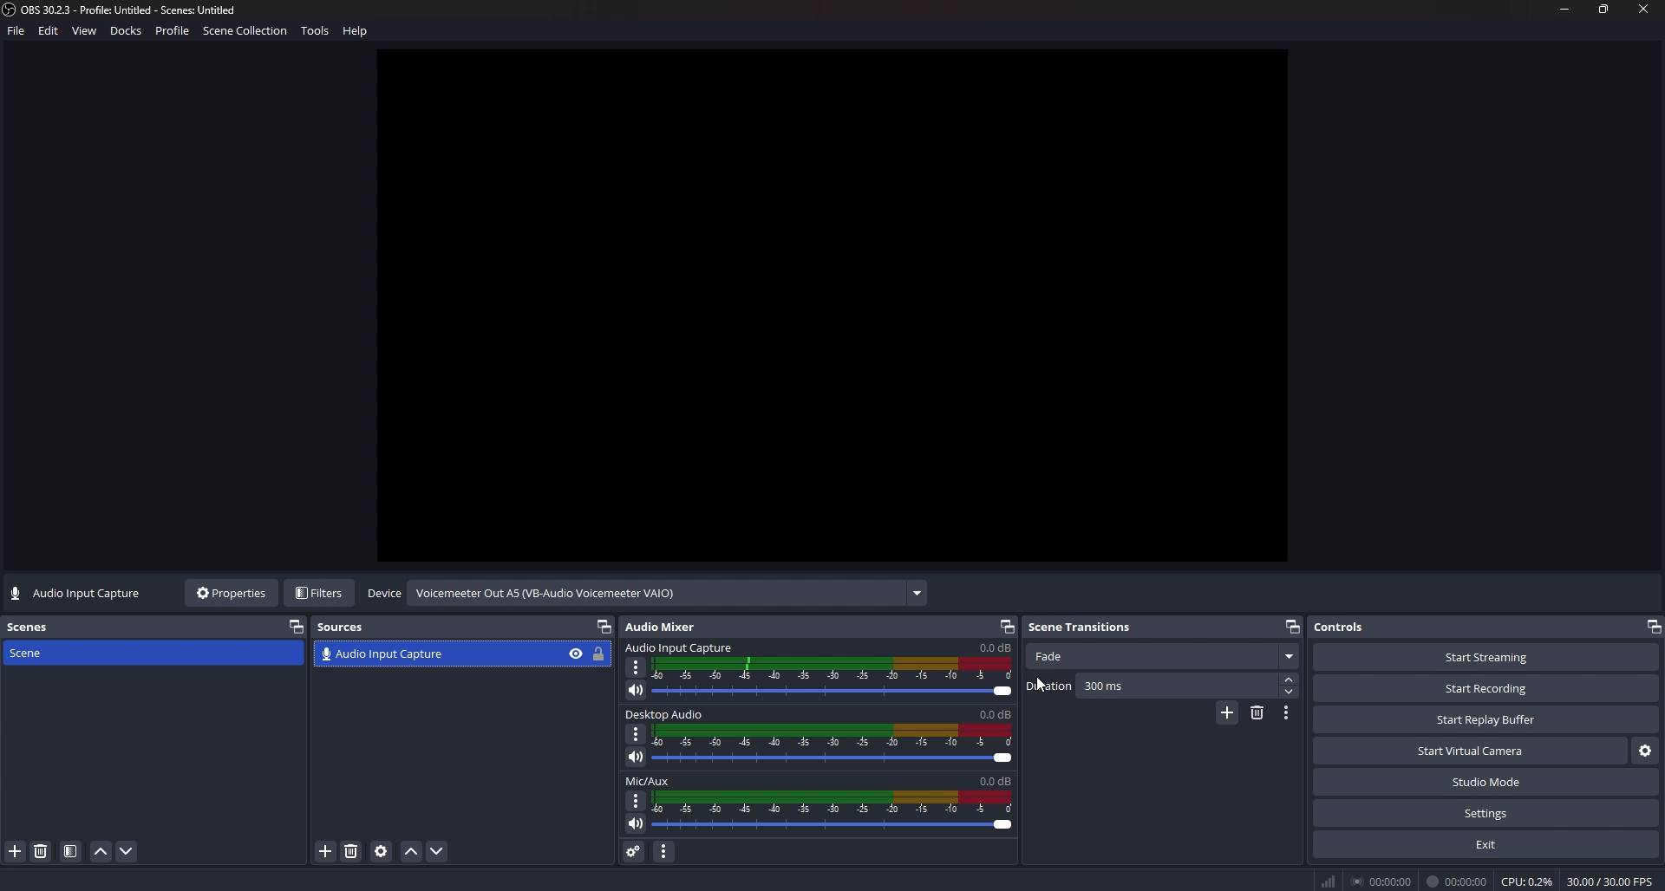 This screenshot has height=891, width=1665. What do you see at coordinates (233, 593) in the screenshot?
I see `properties` at bounding box center [233, 593].